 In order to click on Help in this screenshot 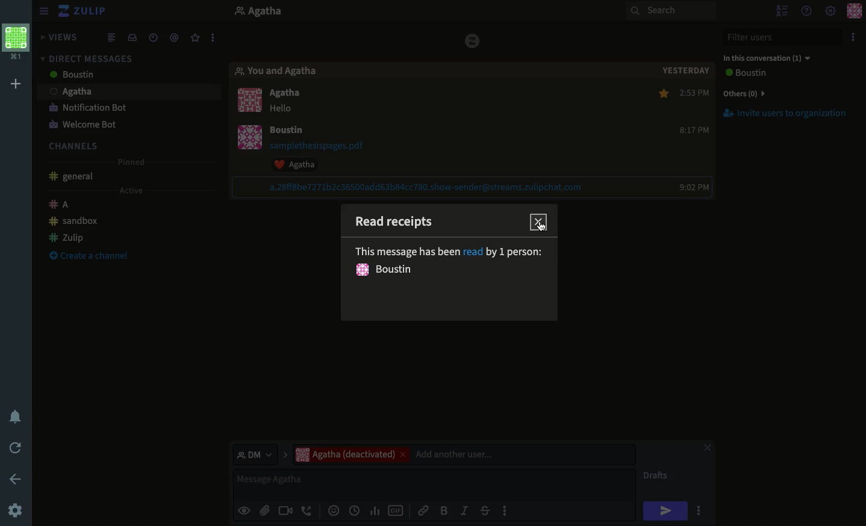, I will do `click(806, 11)`.